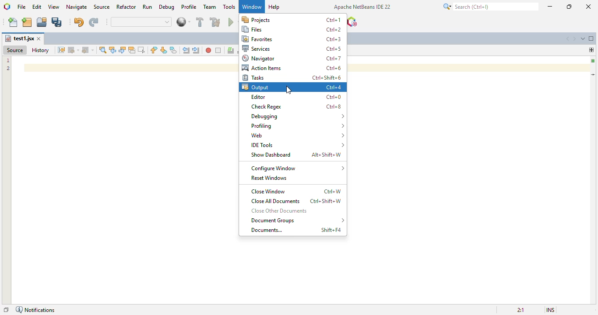  I want to click on Action items Ctrl + 6, so click(292, 68).